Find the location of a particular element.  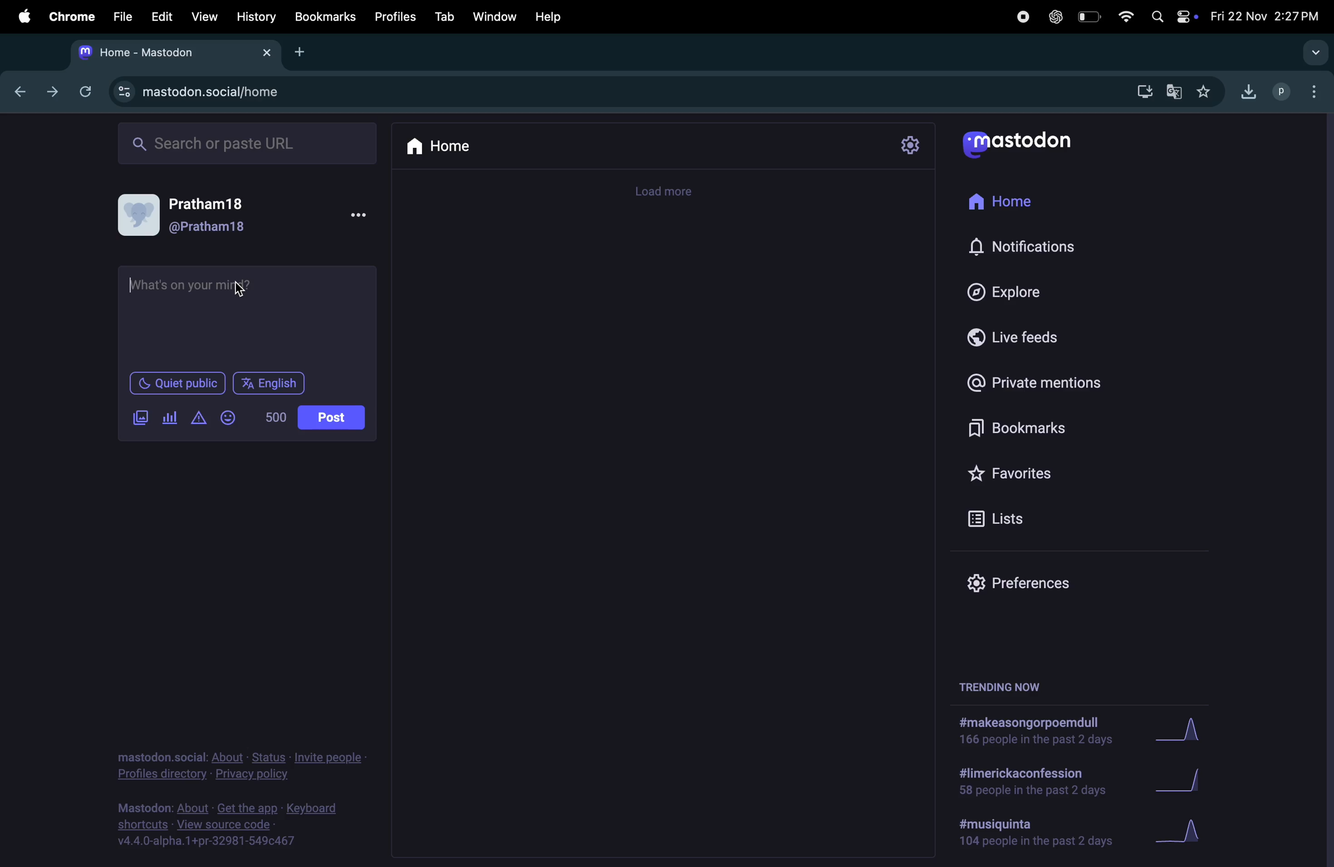

tab is located at coordinates (444, 15).